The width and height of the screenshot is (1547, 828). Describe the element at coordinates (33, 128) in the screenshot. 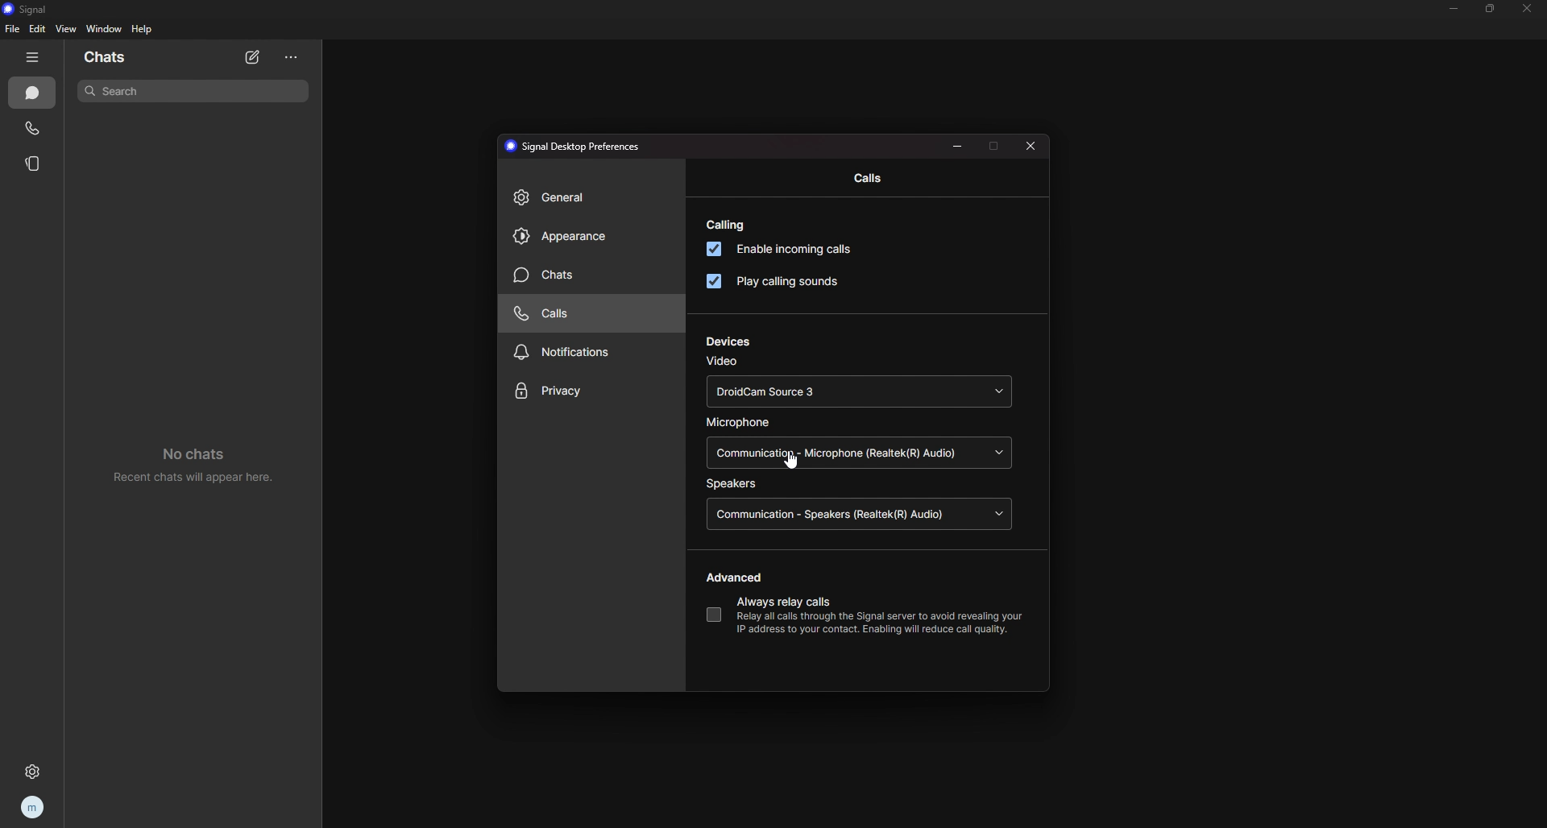

I see `calls` at that location.